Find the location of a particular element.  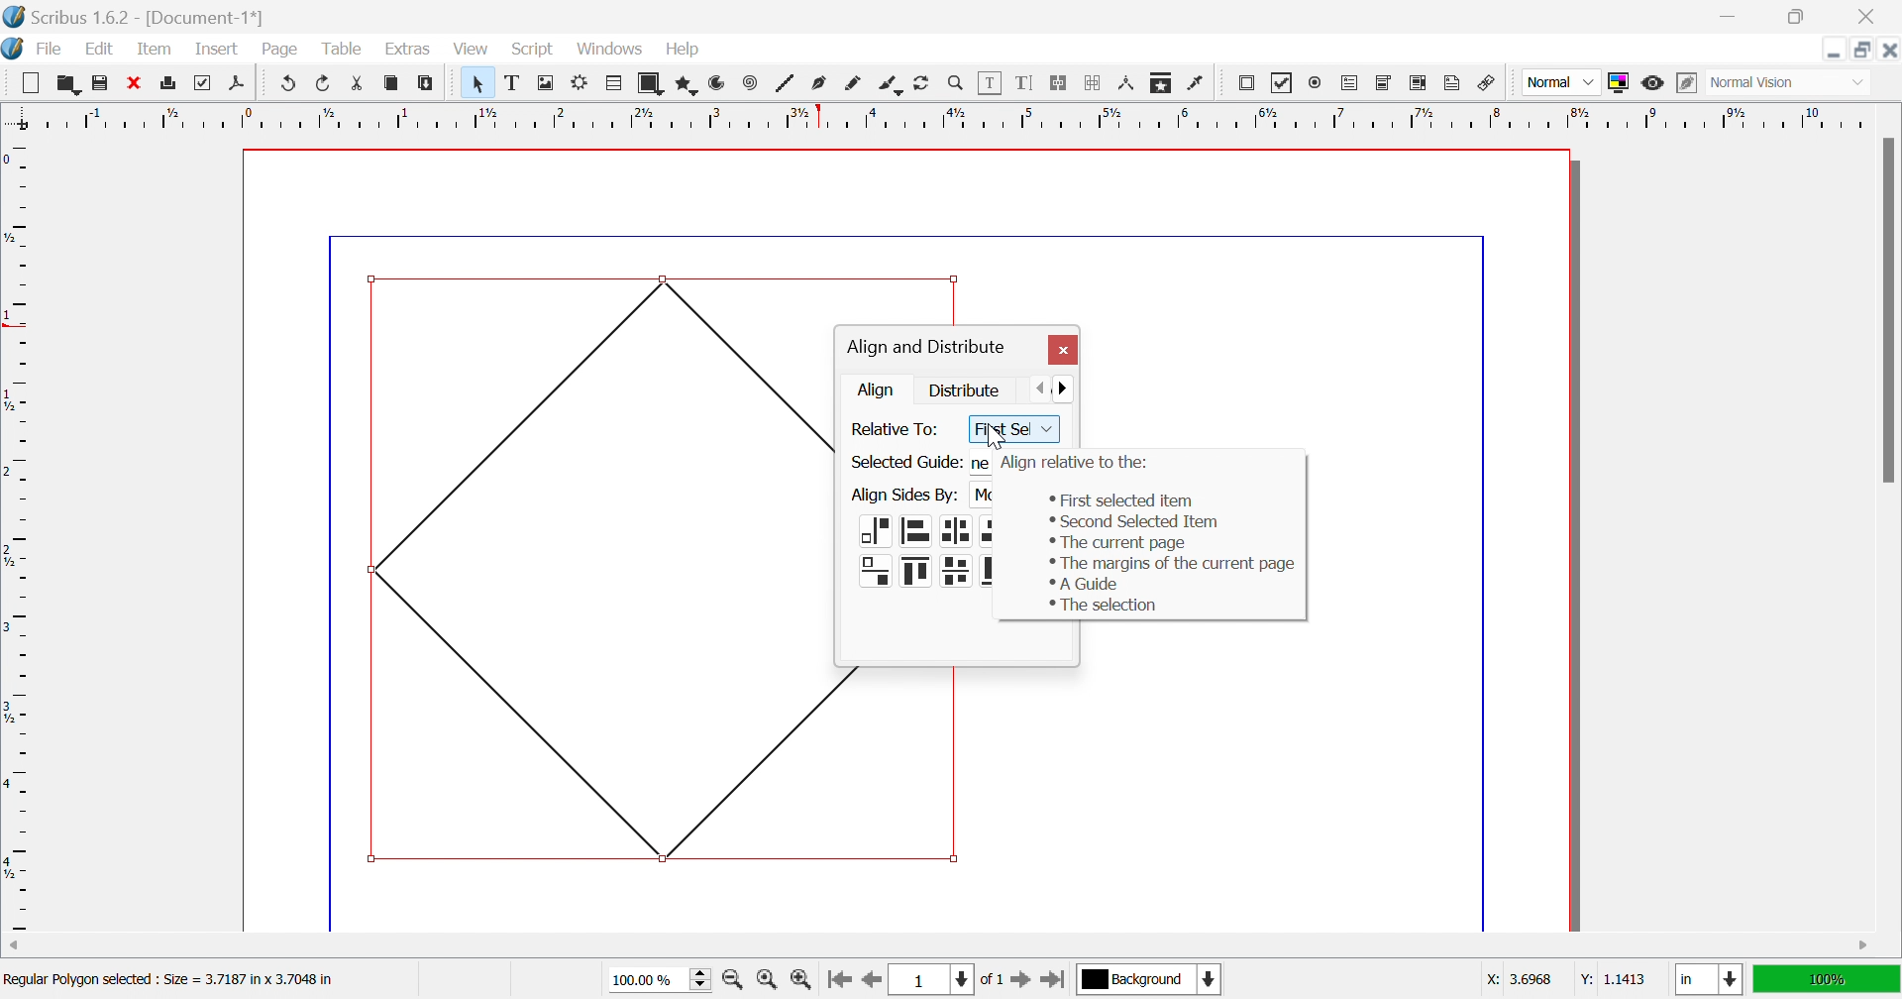

Table is located at coordinates (615, 84).